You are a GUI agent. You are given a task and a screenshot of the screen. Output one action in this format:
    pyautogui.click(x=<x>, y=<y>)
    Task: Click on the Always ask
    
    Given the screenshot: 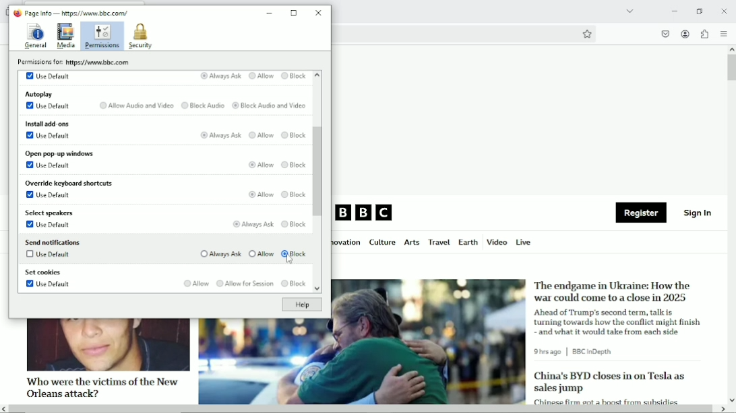 What is the action you would take?
    pyautogui.click(x=220, y=136)
    